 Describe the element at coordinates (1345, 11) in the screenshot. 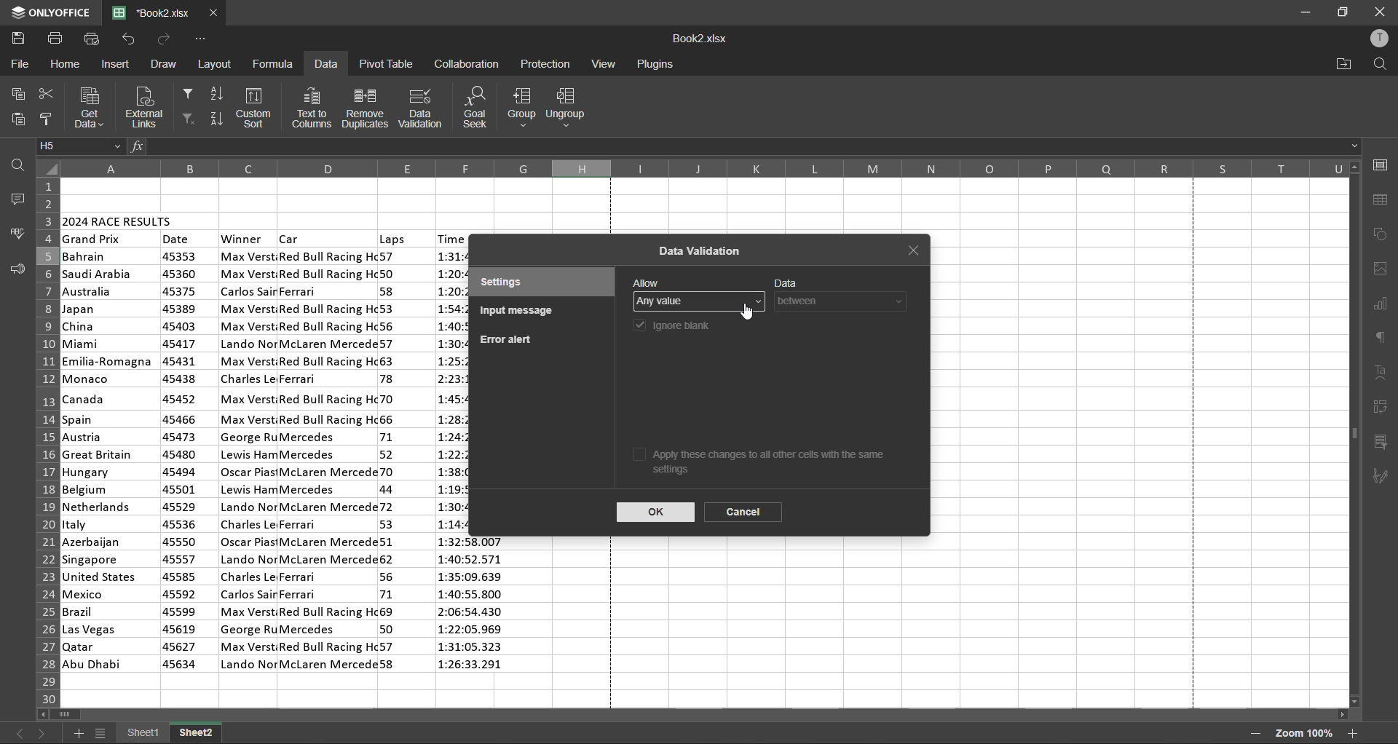

I see `maximize` at that location.